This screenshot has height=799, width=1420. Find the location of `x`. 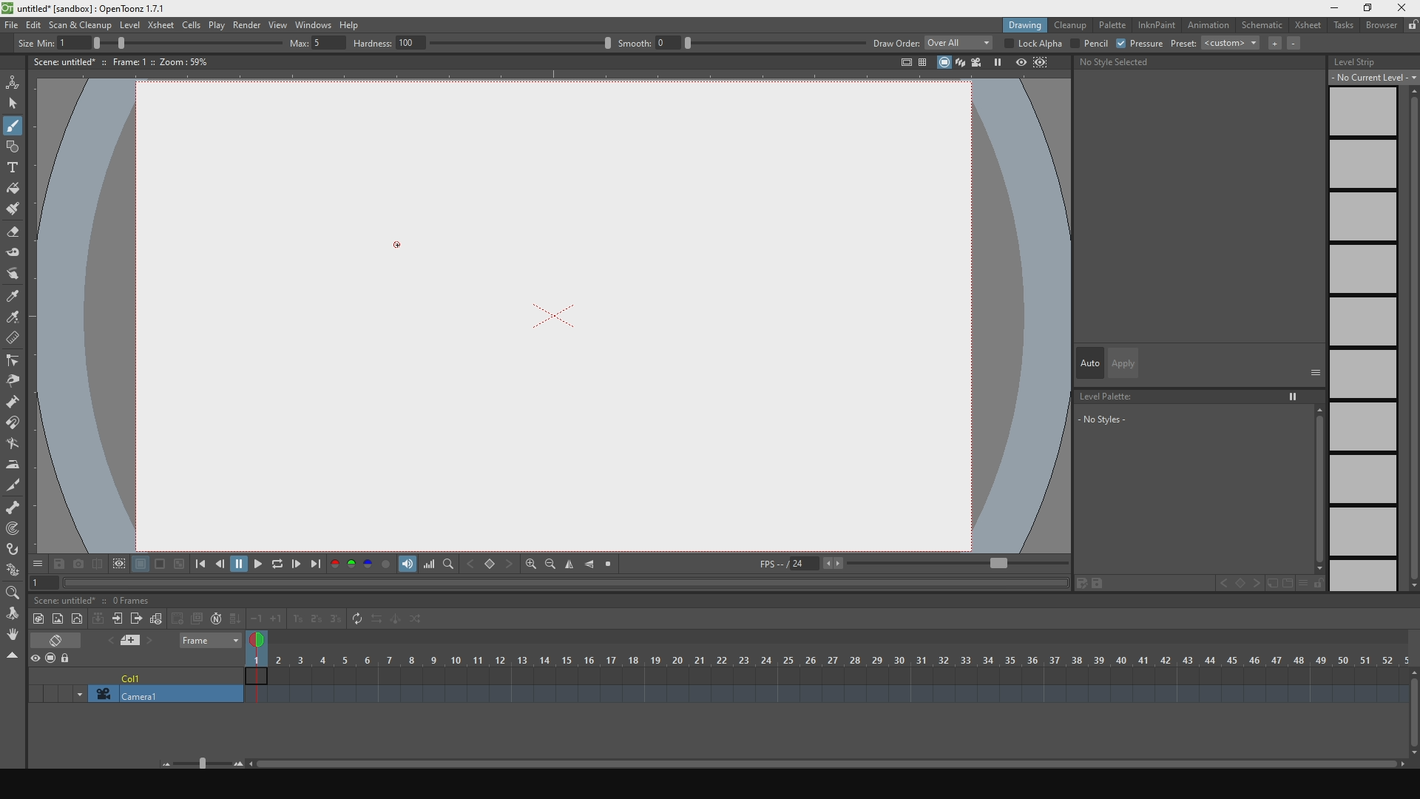

x is located at coordinates (557, 315).